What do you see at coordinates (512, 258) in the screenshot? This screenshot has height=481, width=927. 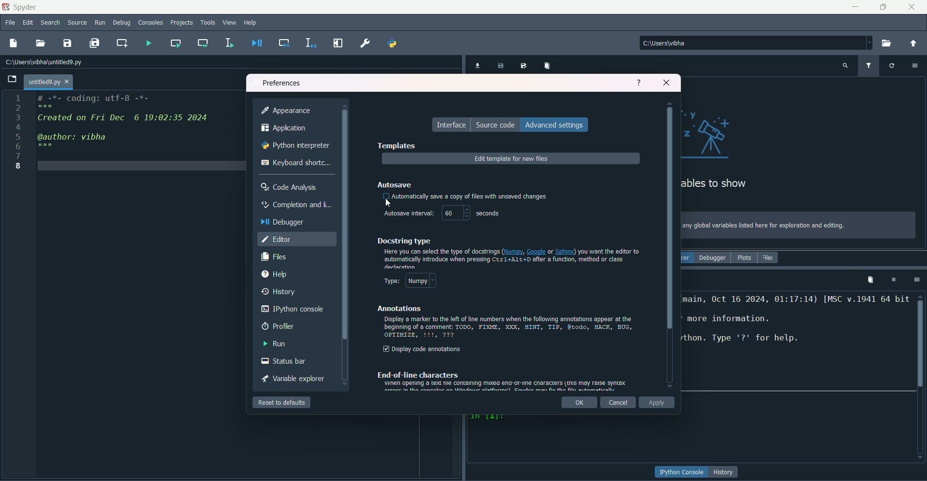 I see `text` at bounding box center [512, 258].